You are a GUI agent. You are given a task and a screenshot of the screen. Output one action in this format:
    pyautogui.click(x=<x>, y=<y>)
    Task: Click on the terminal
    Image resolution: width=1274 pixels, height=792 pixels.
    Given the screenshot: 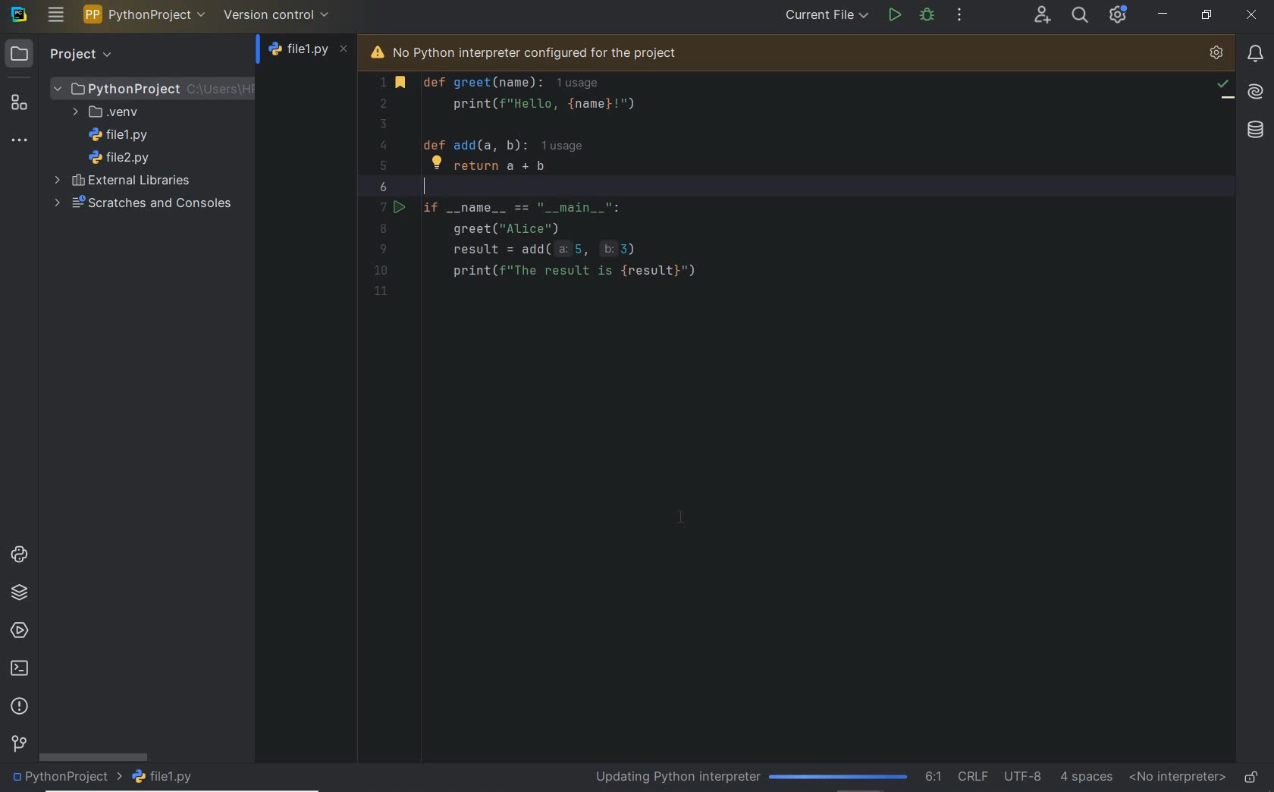 What is the action you would take?
    pyautogui.click(x=20, y=669)
    